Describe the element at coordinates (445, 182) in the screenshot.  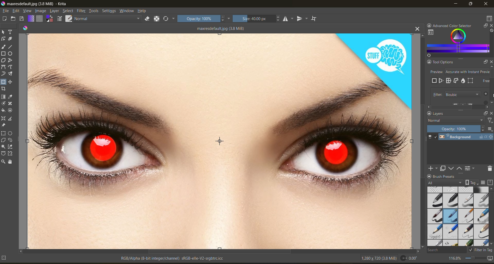
I see `tag` at that location.